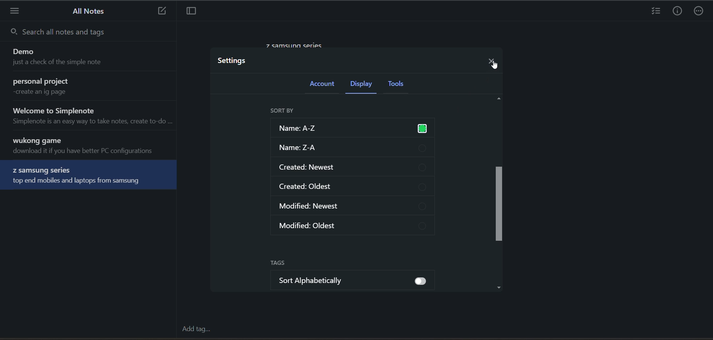 Image resolution: width=713 pixels, height=340 pixels. What do you see at coordinates (196, 329) in the screenshot?
I see `add tag...` at bounding box center [196, 329].